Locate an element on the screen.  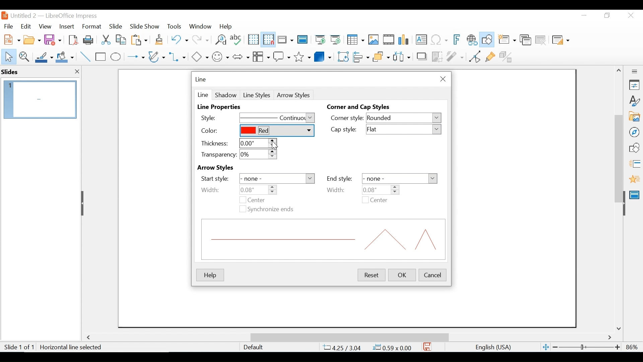
Show Draw Functions is located at coordinates (488, 40).